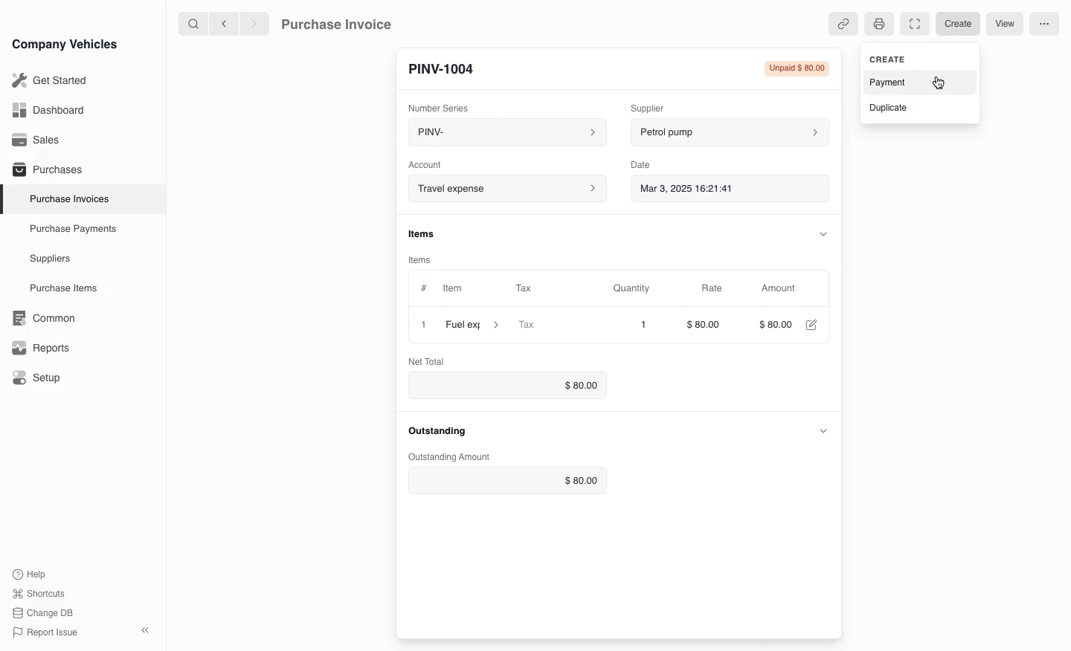  What do you see at coordinates (39, 378) in the screenshot?
I see `Setup` at bounding box center [39, 378].